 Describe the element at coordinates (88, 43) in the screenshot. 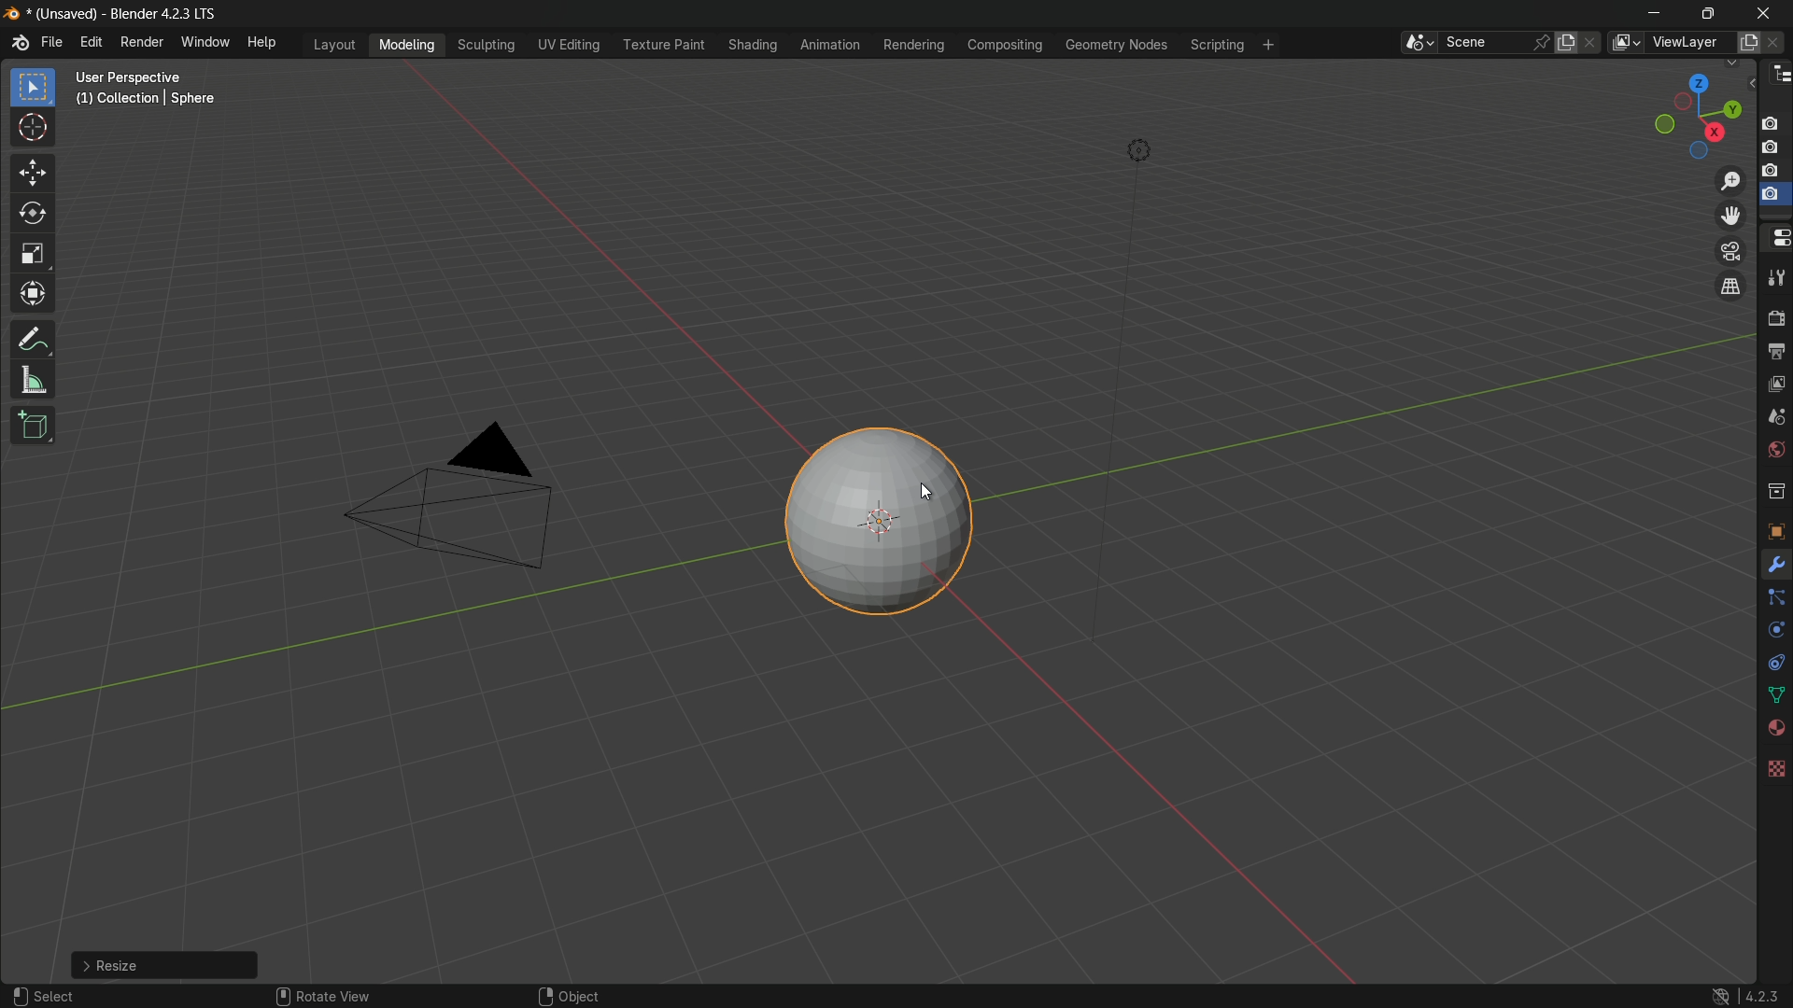

I see `edit menu` at that location.